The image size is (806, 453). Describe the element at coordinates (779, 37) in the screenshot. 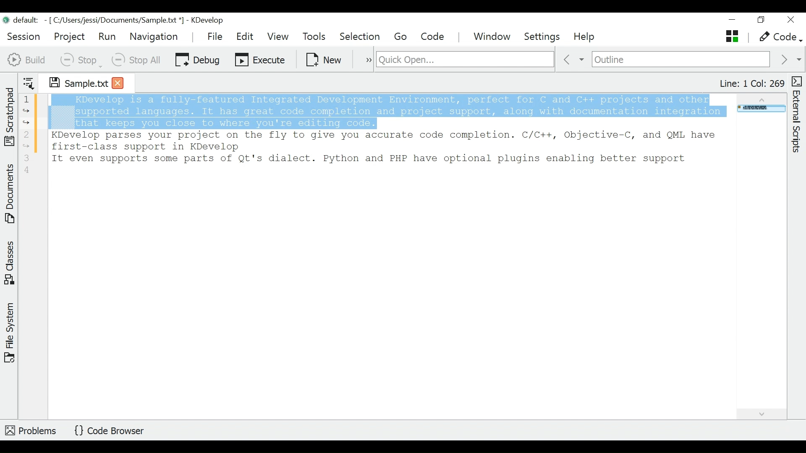

I see `Code` at that location.